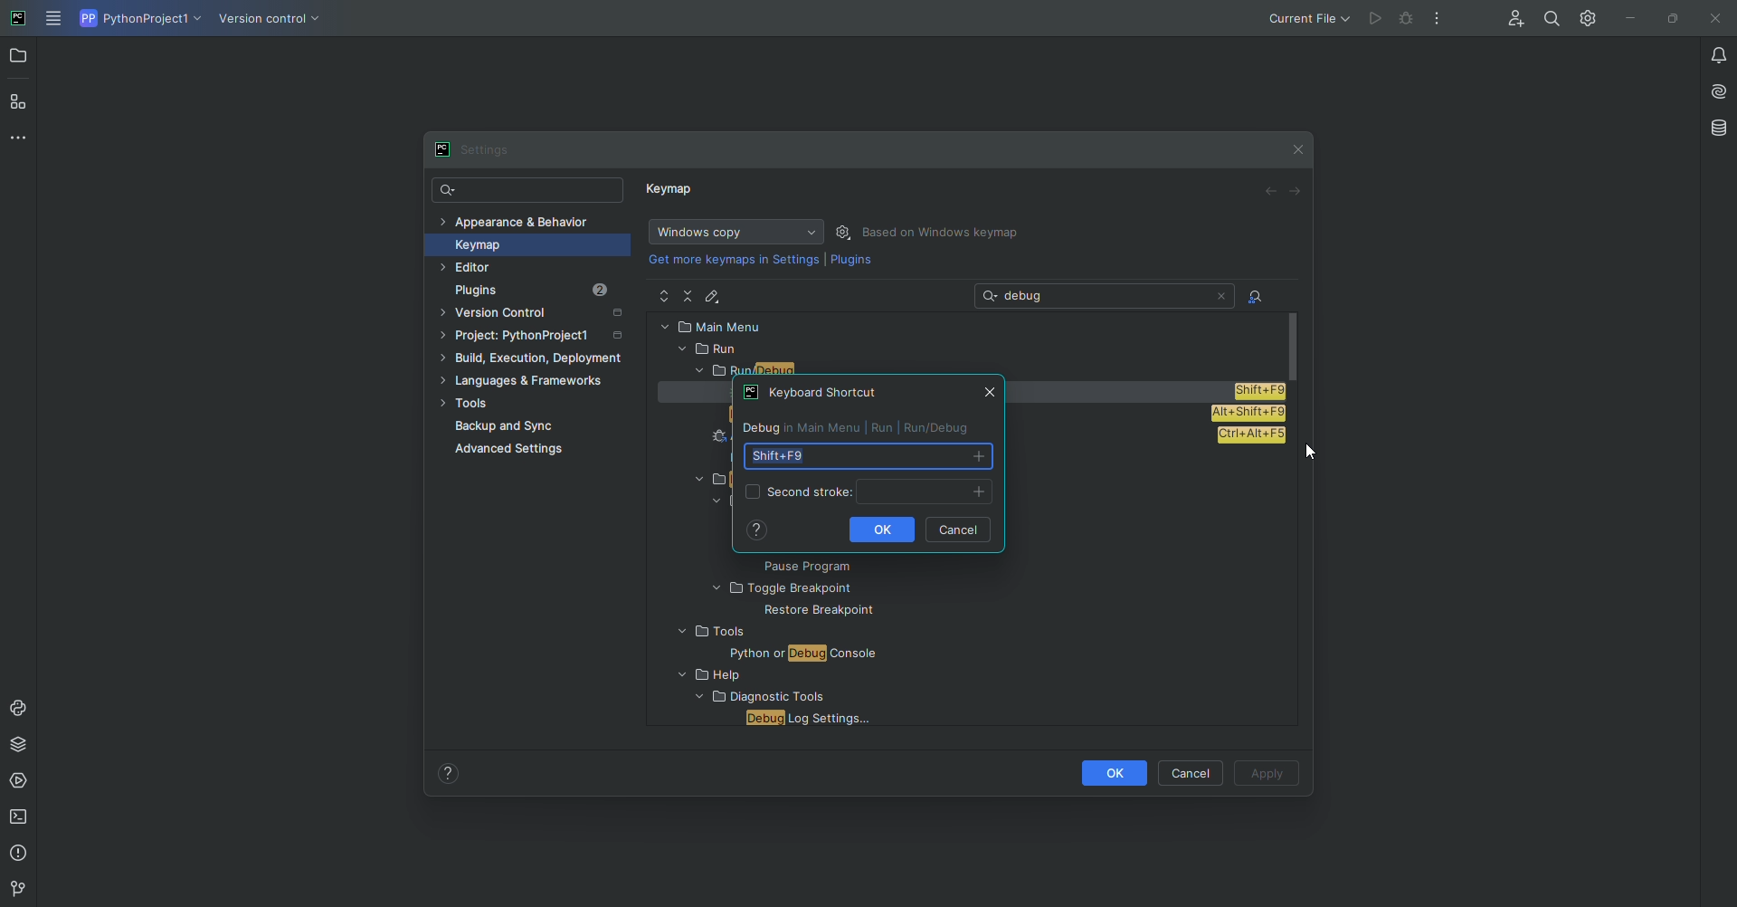 This screenshot has height=907, width=1737. What do you see at coordinates (1713, 90) in the screenshot?
I see `AI` at bounding box center [1713, 90].